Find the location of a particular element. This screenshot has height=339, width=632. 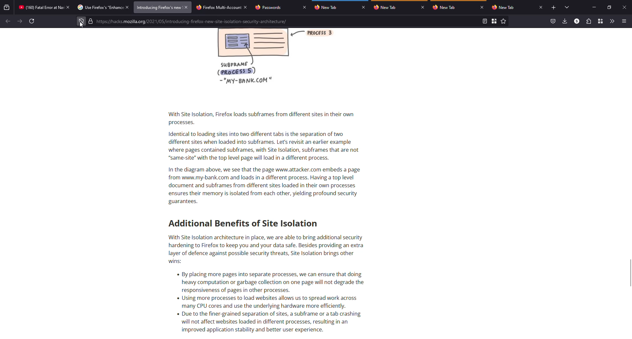

extensions is located at coordinates (588, 21).